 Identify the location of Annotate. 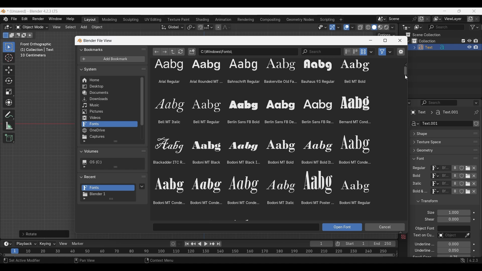
(9, 115).